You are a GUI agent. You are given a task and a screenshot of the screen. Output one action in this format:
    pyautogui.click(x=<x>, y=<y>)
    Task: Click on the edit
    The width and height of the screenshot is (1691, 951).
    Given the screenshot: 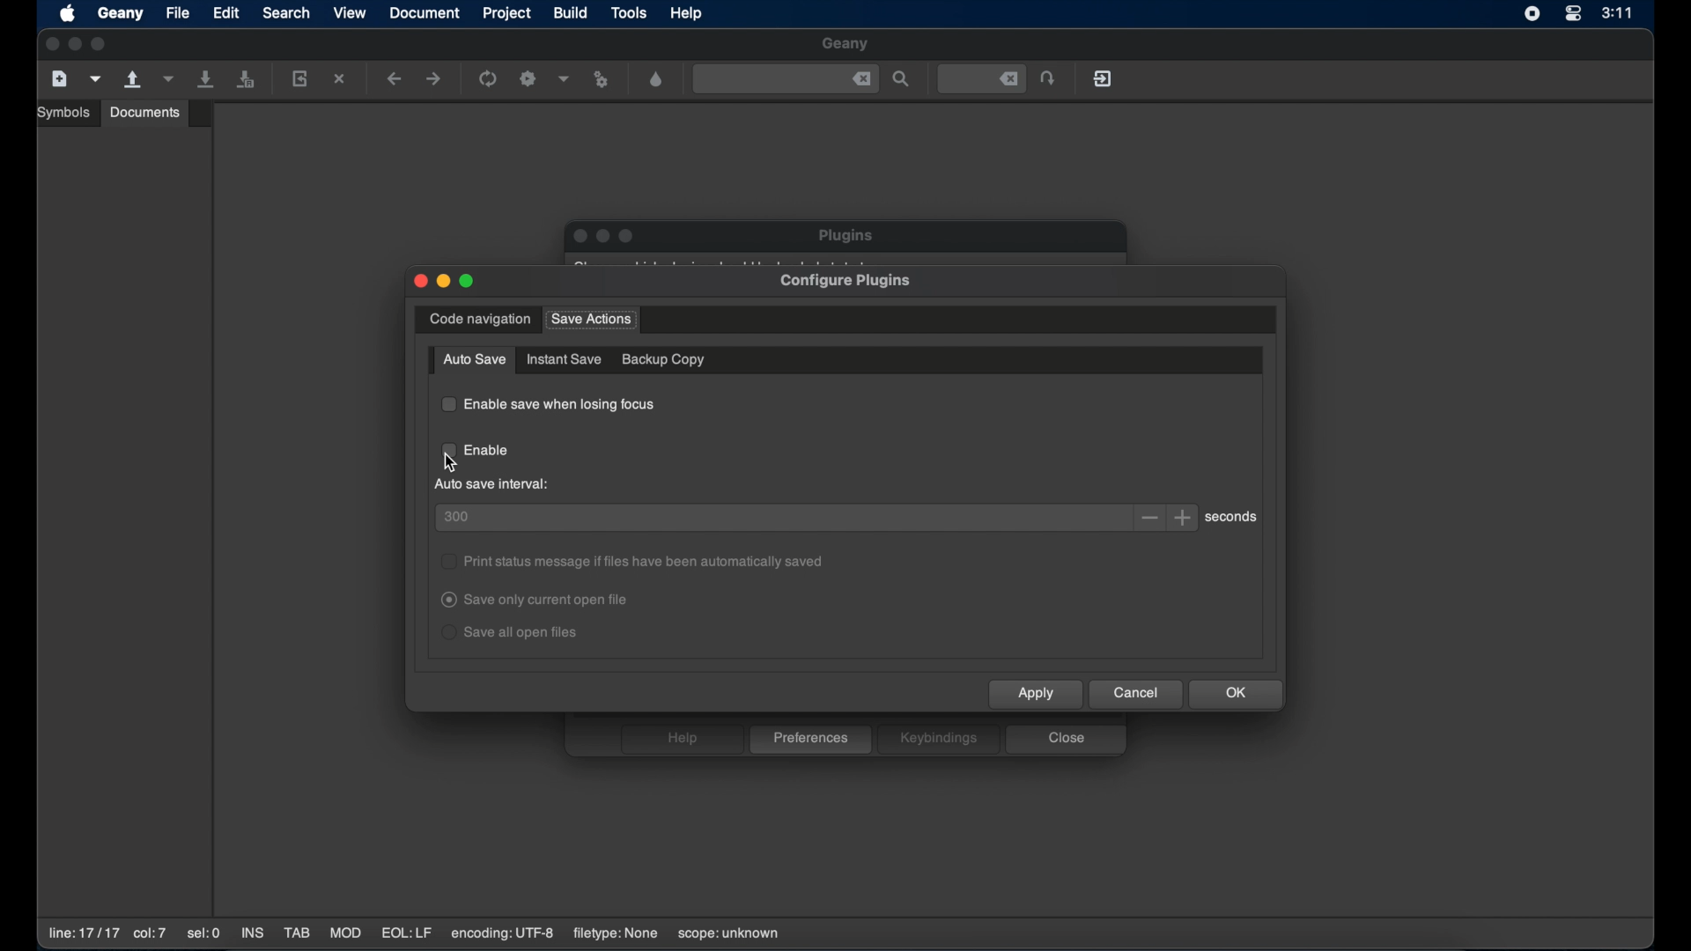 What is the action you would take?
    pyautogui.click(x=226, y=12)
    